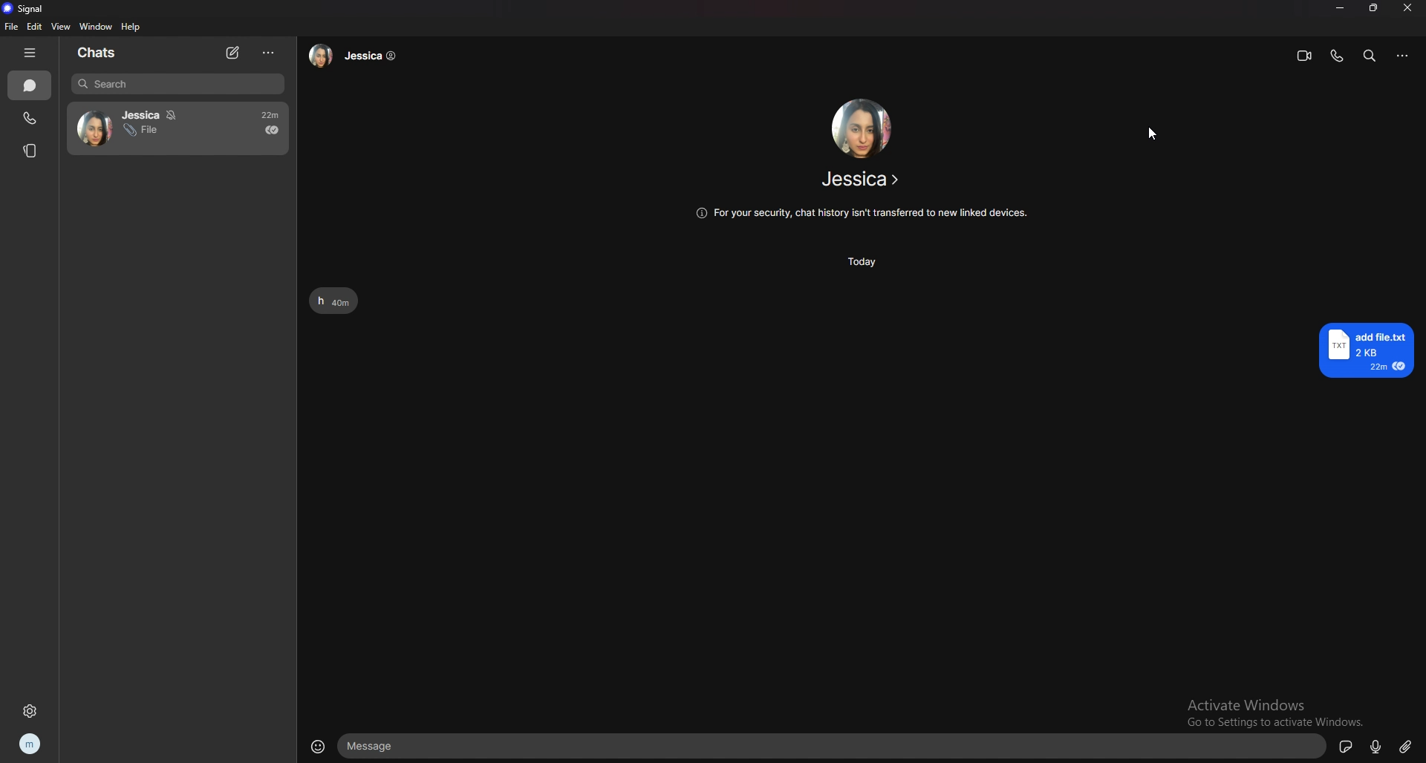  I want to click on Jessica, so click(148, 114).